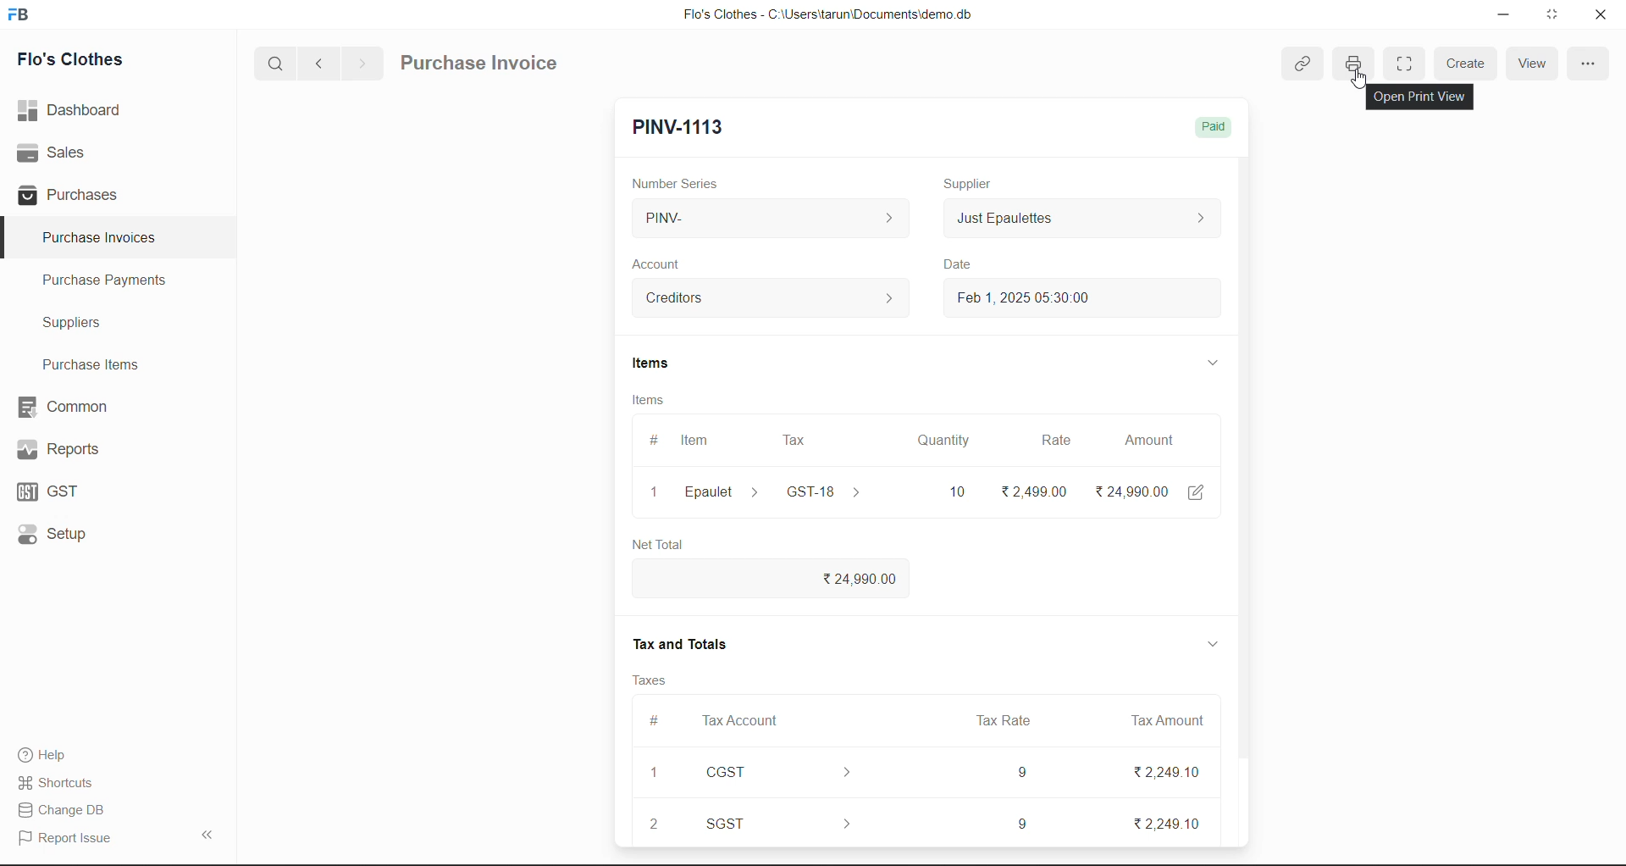 This screenshot has height=866, width=1626. I want to click on  Help, so click(57, 752).